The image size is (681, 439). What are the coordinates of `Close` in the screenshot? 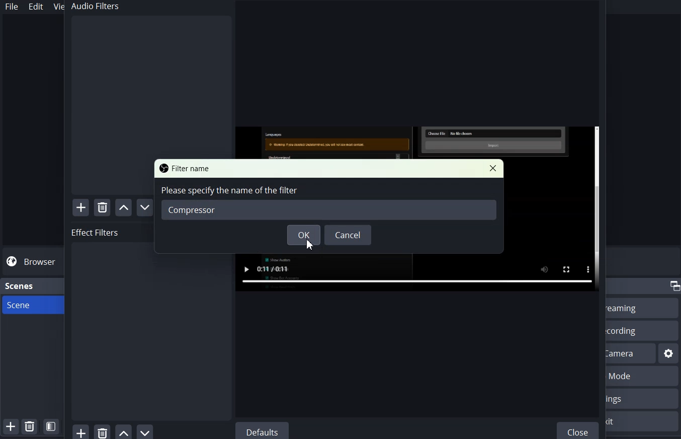 It's located at (492, 168).